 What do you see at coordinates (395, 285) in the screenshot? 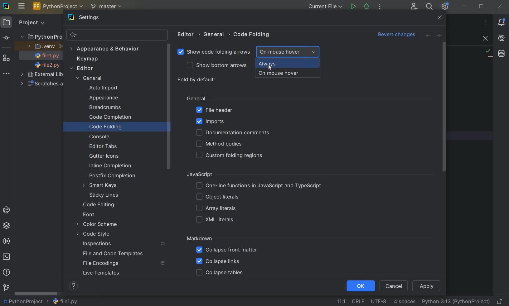
I see `CANCEL` at bounding box center [395, 285].